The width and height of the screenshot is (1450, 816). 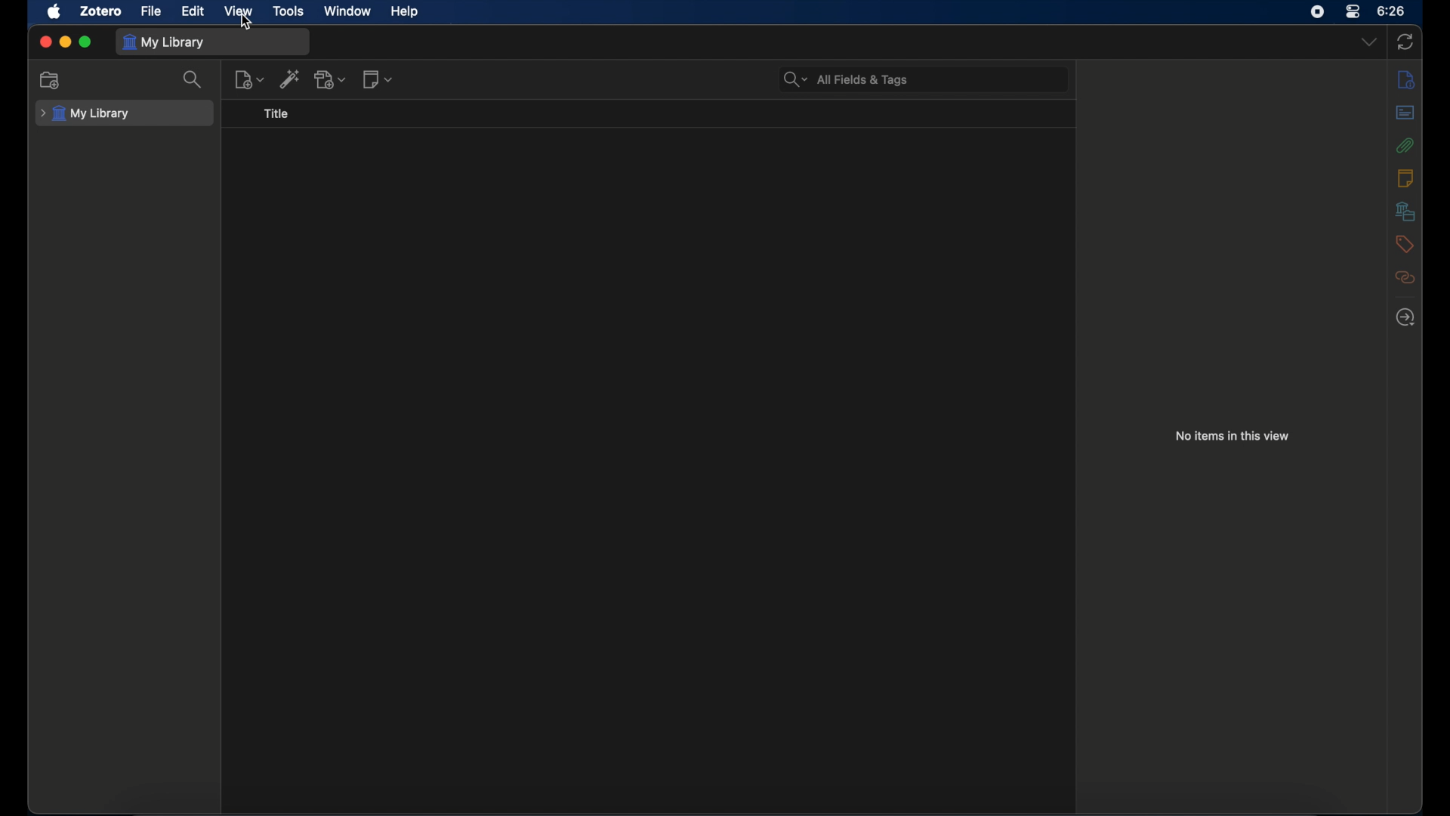 What do you see at coordinates (330, 79) in the screenshot?
I see `add attachment` at bounding box center [330, 79].